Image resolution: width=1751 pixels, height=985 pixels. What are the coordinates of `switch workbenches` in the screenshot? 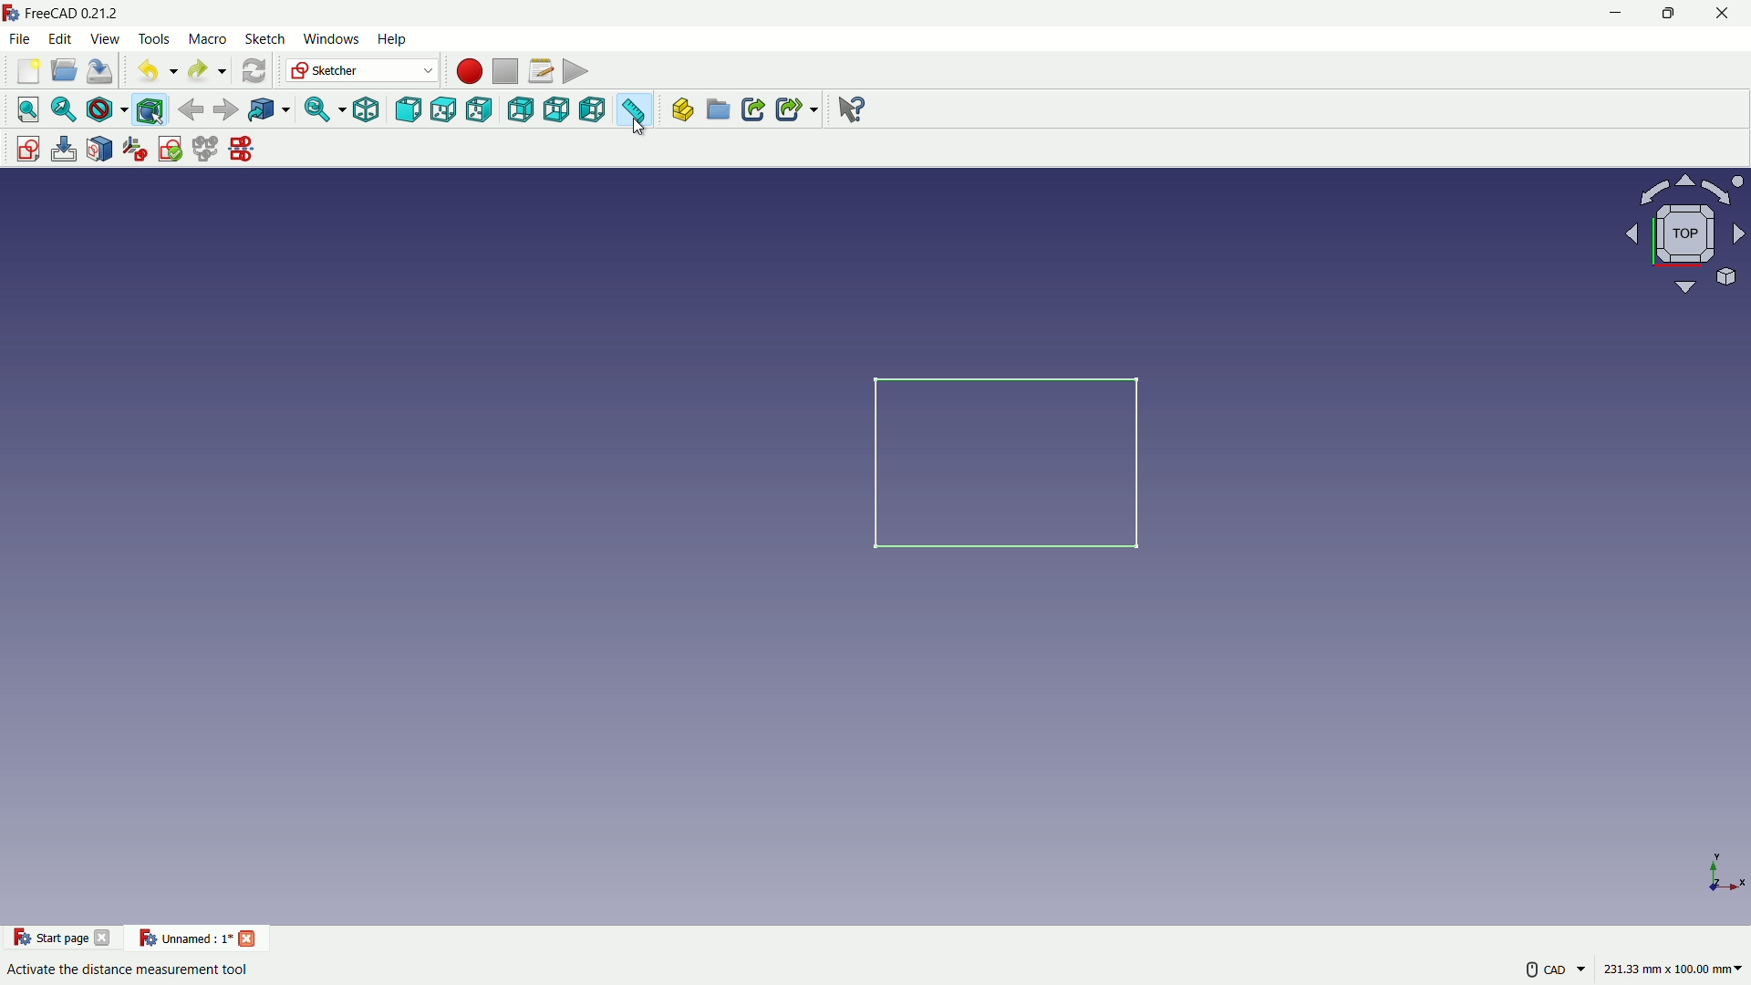 It's located at (362, 71).